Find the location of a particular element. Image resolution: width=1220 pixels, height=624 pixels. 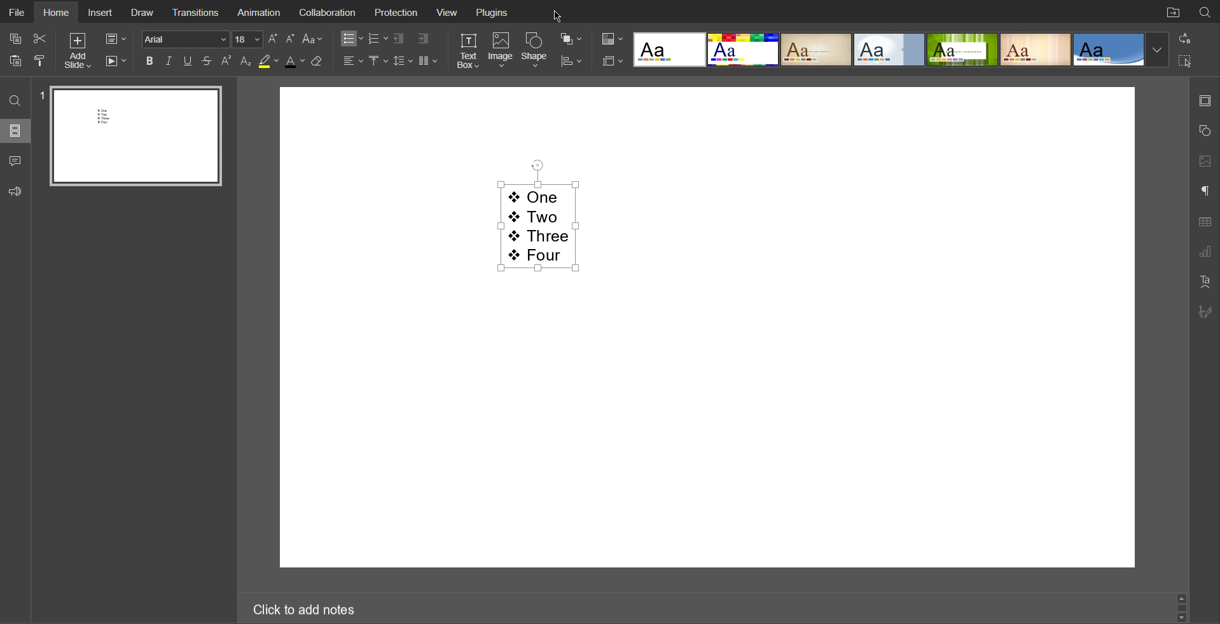

Slide Settings is located at coordinates (1205, 101).